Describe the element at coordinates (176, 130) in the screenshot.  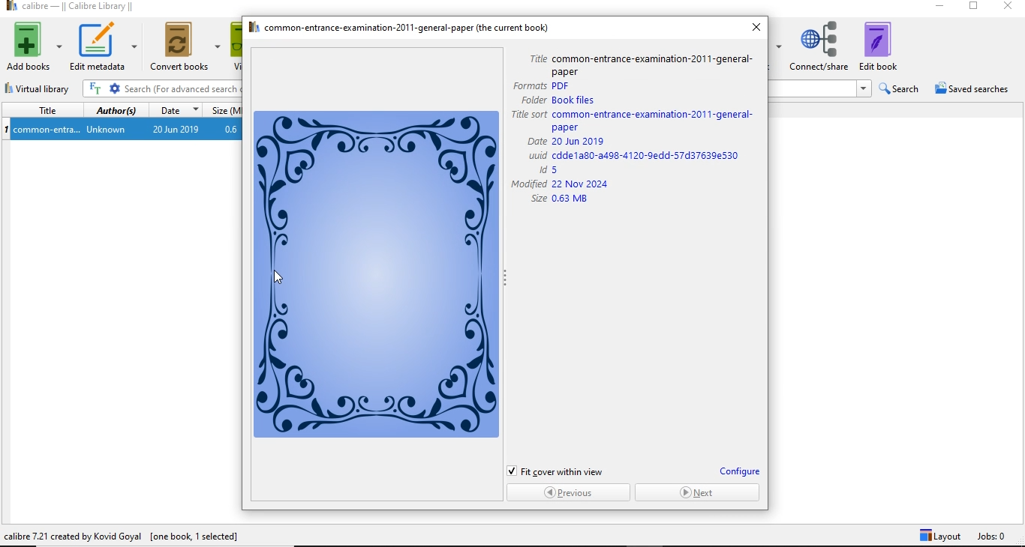
I see `20 Jun 2019` at that location.